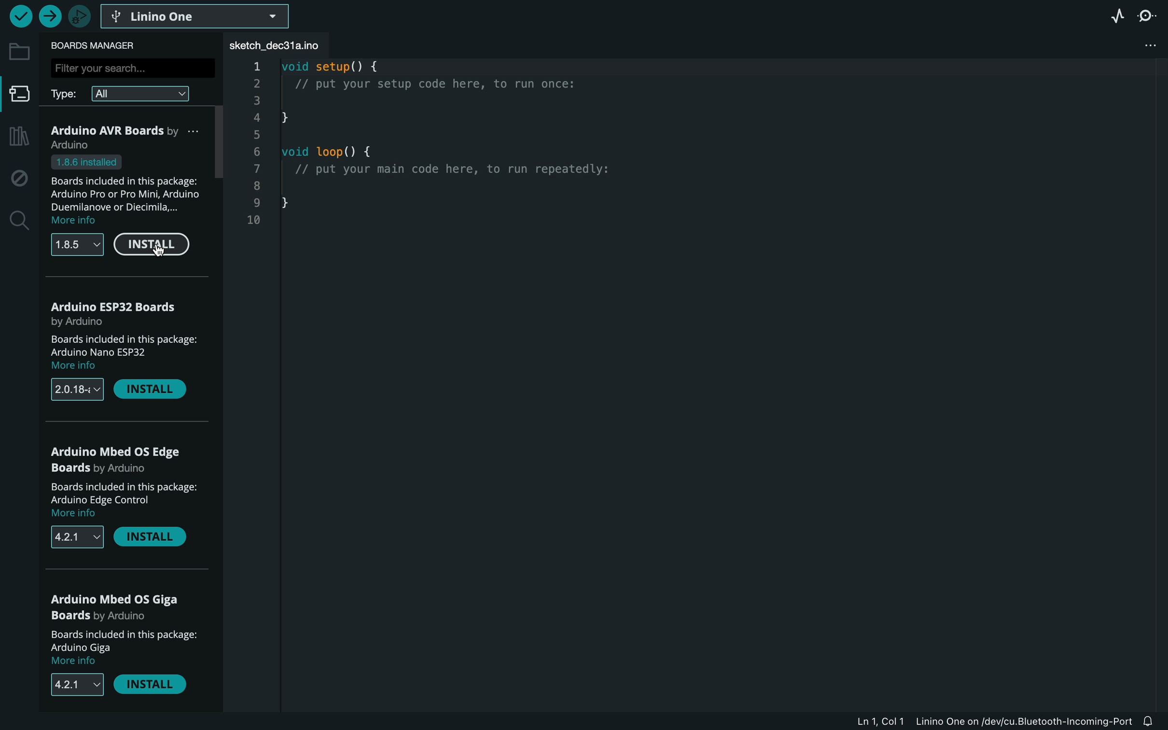  I want to click on versions, so click(78, 391).